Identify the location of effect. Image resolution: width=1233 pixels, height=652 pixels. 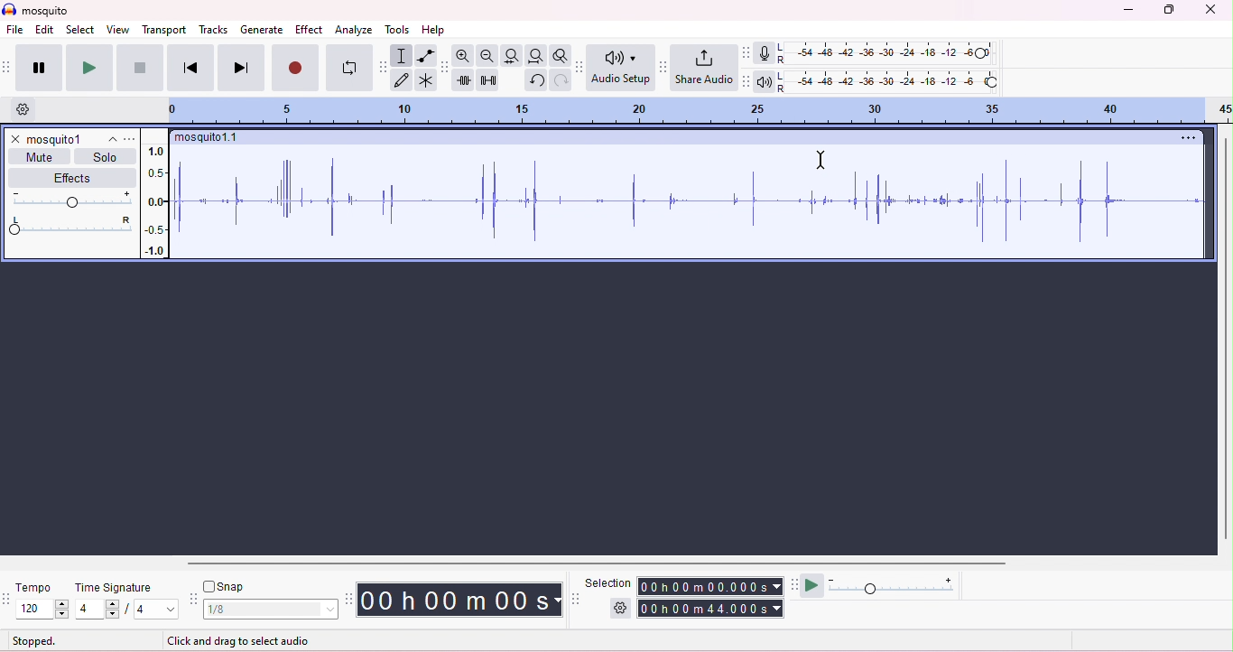
(310, 30).